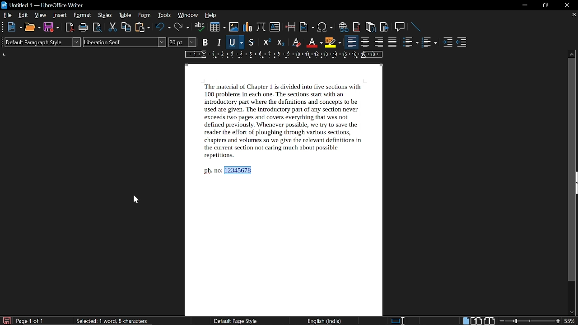  Describe the element at coordinates (572, 311) in the screenshot. I see `move down` at that location.